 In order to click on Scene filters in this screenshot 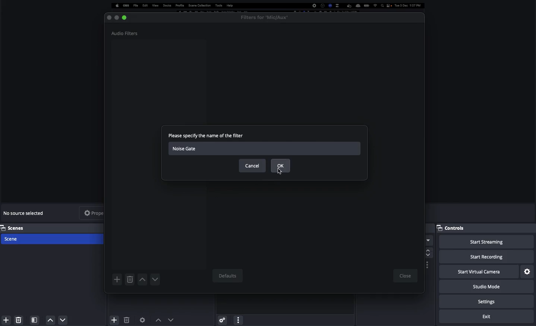, I will do `click(35, 319)`.